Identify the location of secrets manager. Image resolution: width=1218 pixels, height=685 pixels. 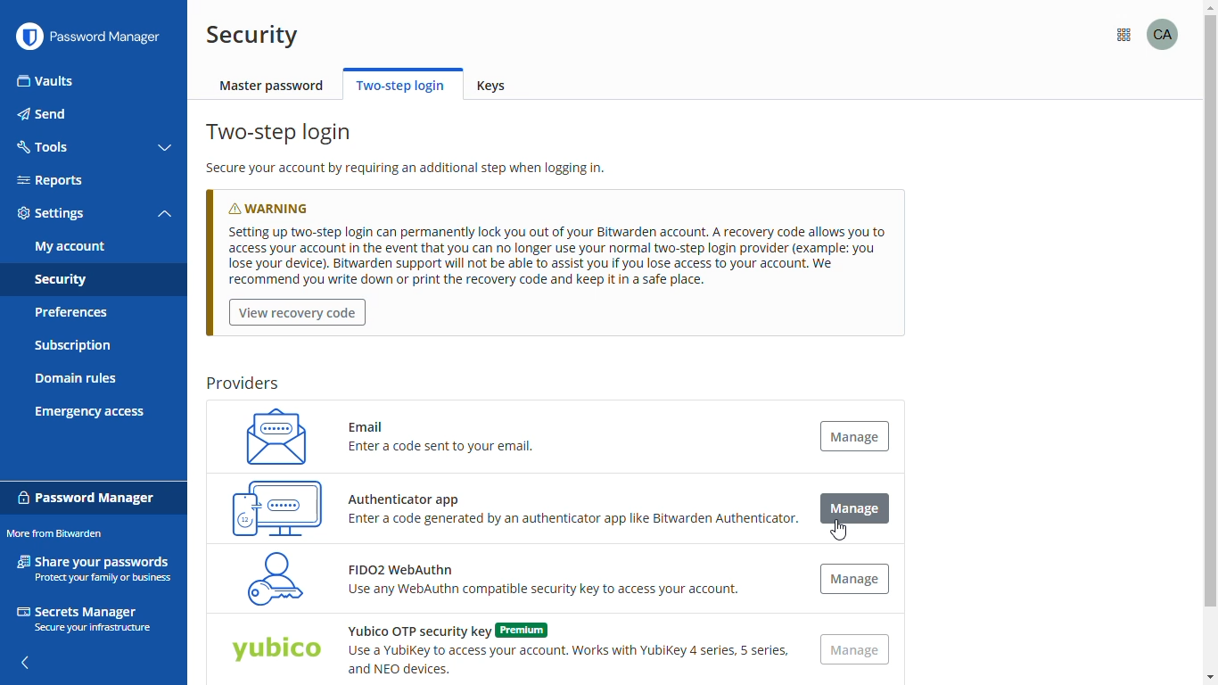
(83, 618).